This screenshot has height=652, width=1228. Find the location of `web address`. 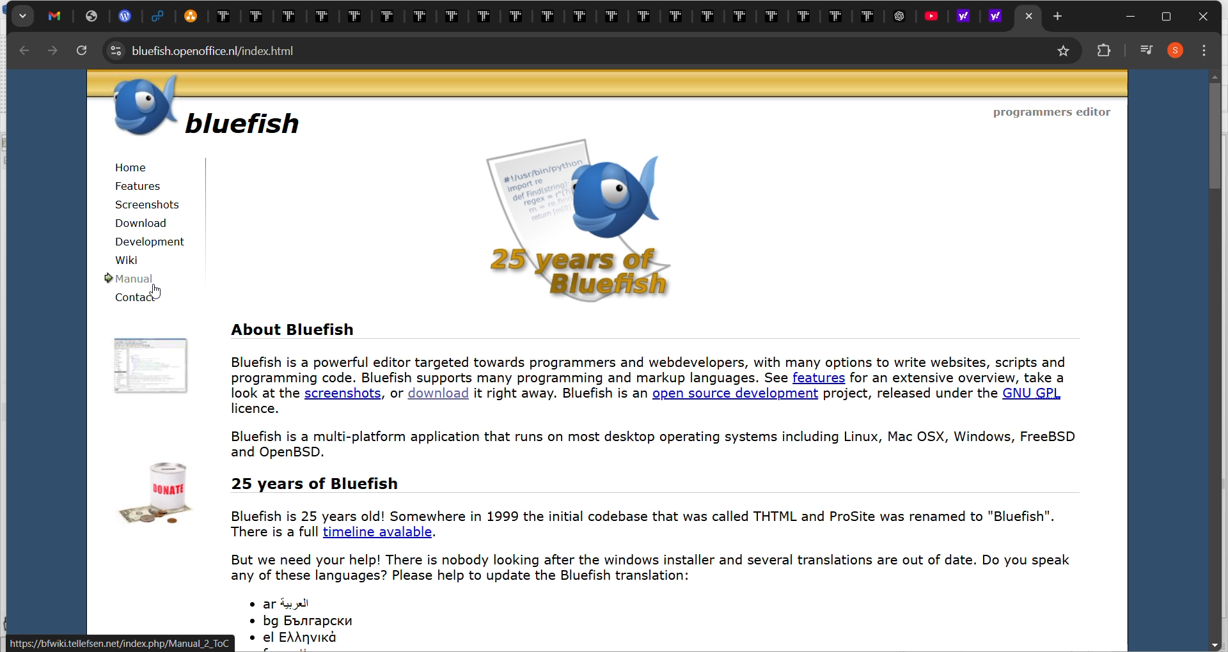

web address is located at coordinates (216, 54).